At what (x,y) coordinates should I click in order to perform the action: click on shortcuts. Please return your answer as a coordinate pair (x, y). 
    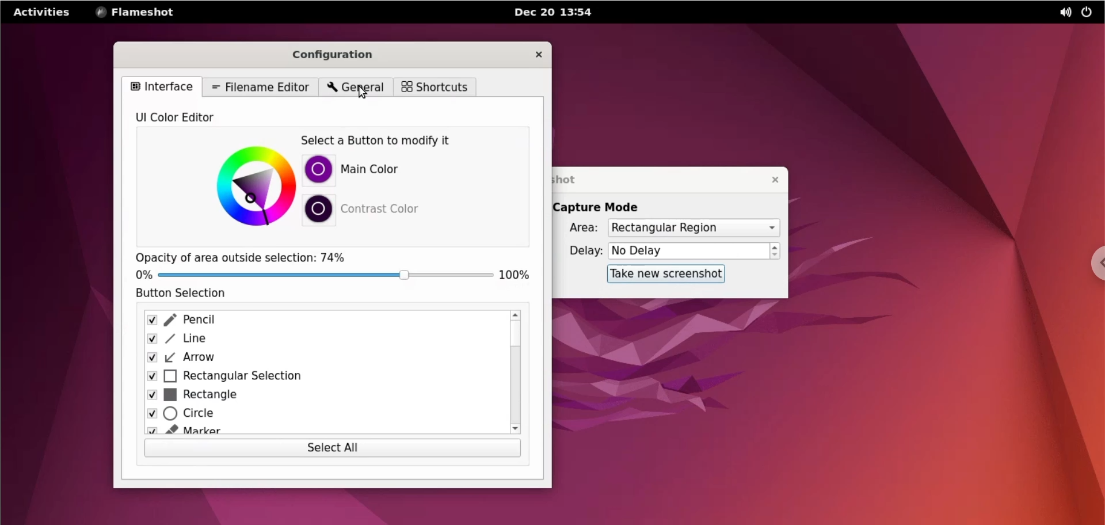
    Looking at the image, I should click on (435, 87).